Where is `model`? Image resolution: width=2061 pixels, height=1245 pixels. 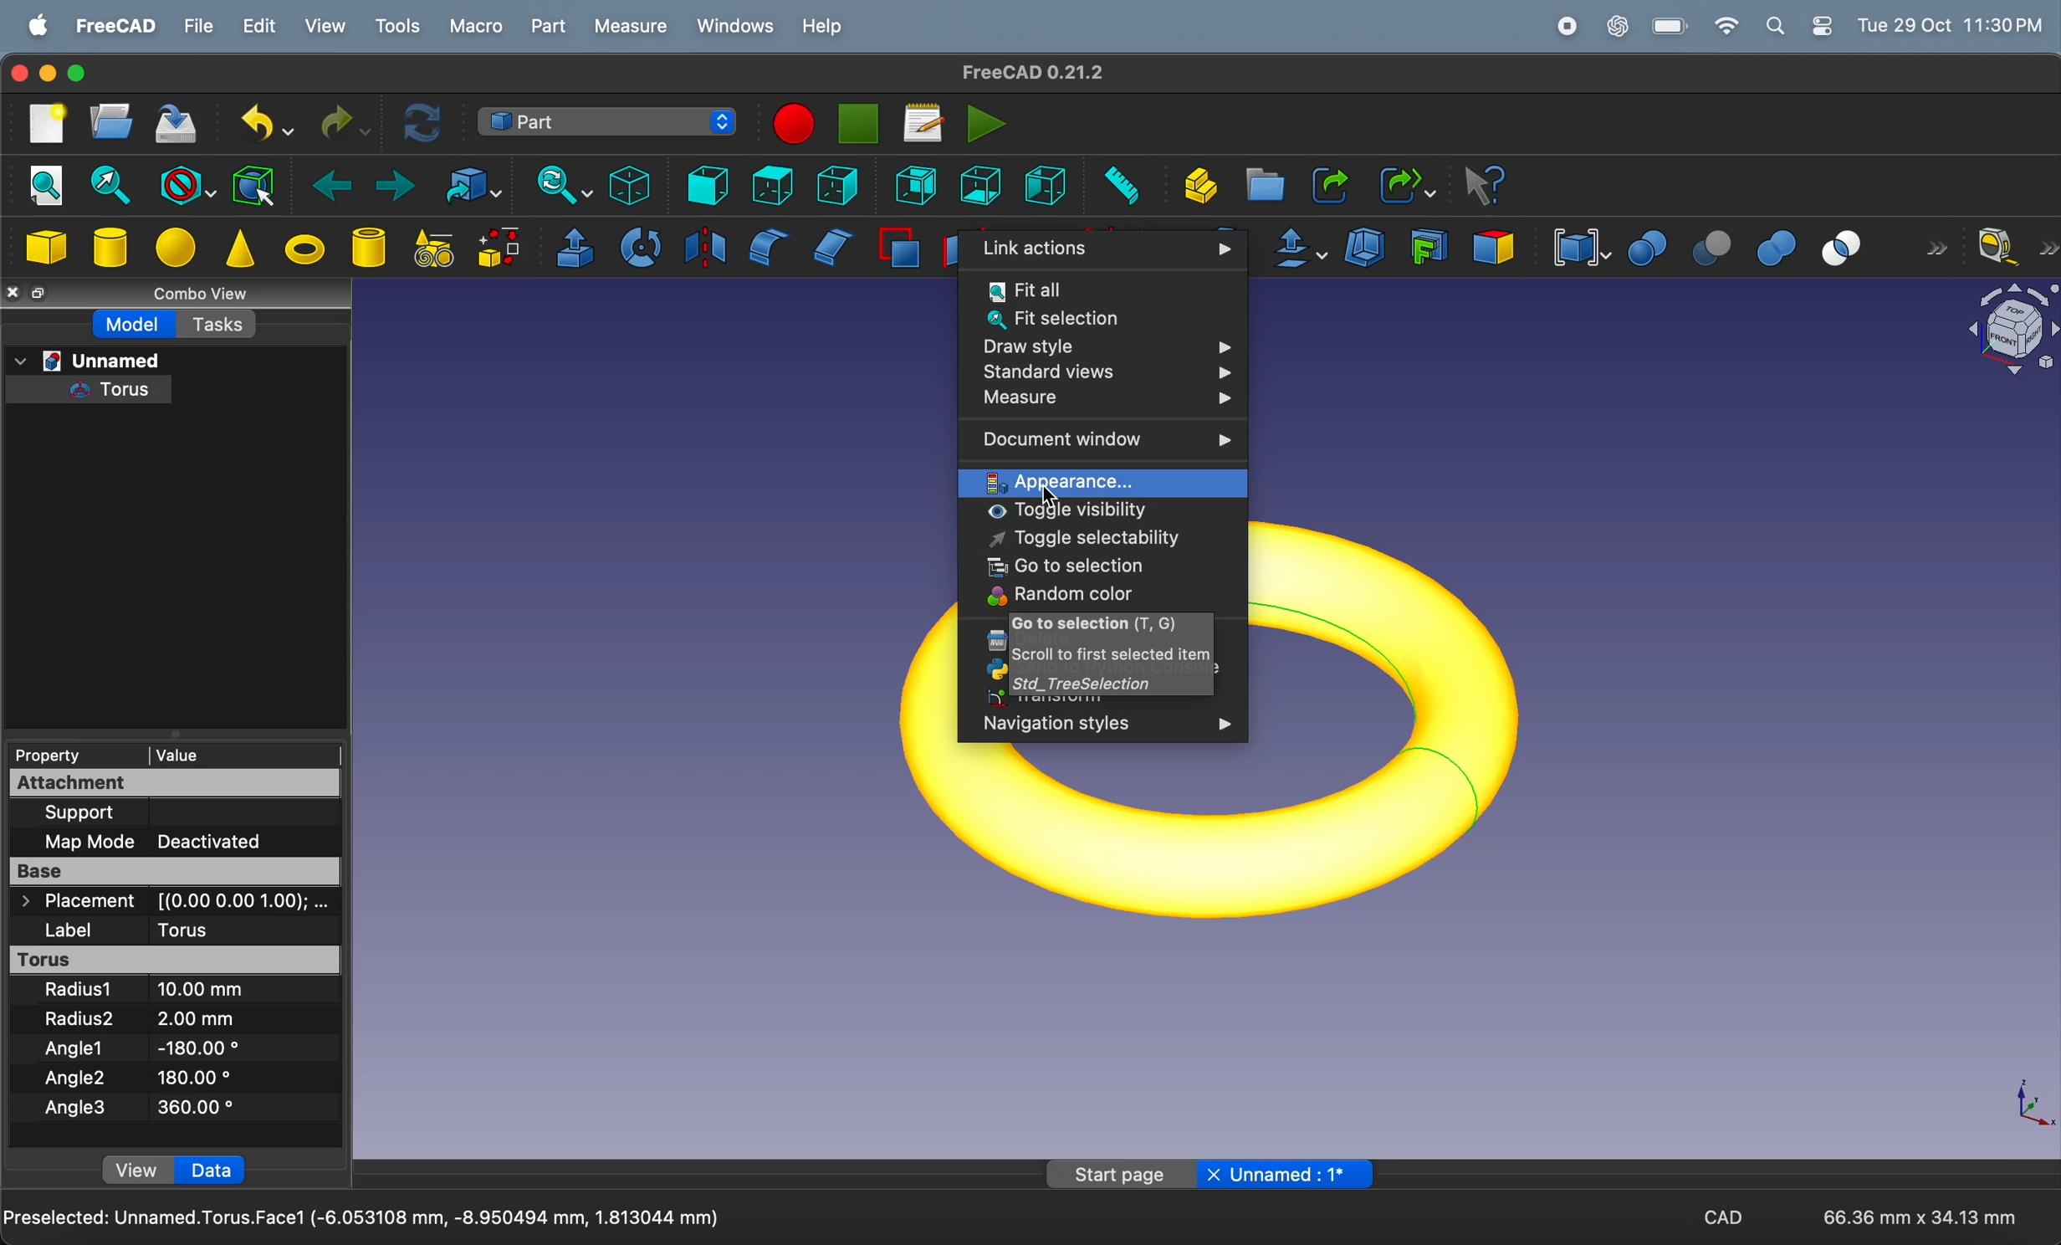
model is located at coordinates (136, 323).